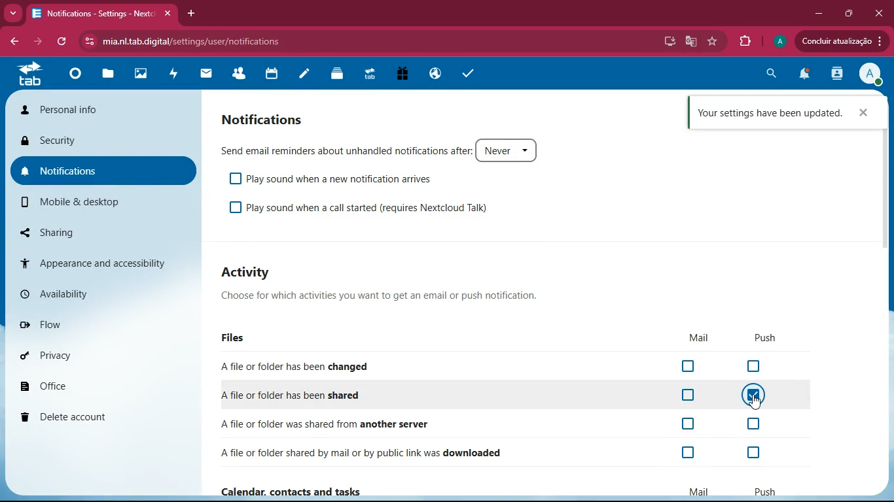 Image resolution: width=894 pixels, height=502 pixels. I want to click on tab, so click(29, 73).